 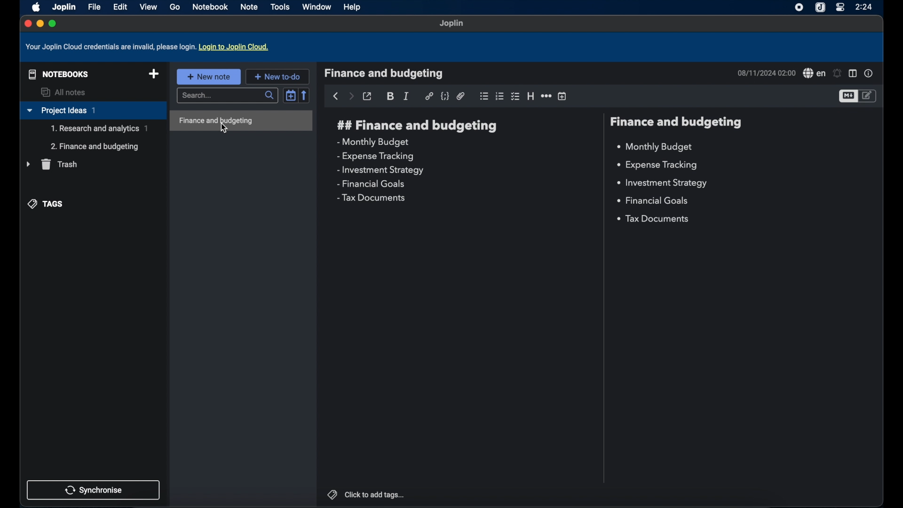 I want to click on cursor, so click(x=224, y=128).